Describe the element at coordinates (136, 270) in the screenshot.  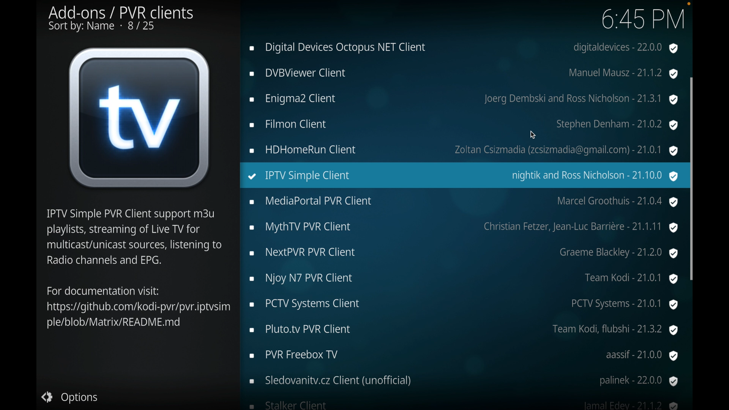
I see `IPTV Simple PVR Client support m3u
playlists, streaming of Live TV for
multicast/unicast sources, listening to
Radio channels and EPG.

For documentation visit:
https://github.com/kodi-pvr/pvr.iptvsim
ple/blob/Matrix/README.md` at that location.